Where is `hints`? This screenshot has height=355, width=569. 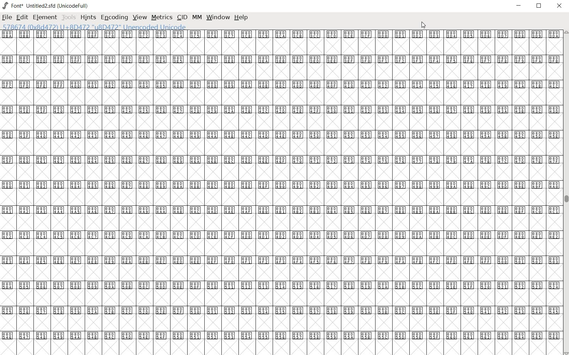 hints is located at coordinates (88, 18).